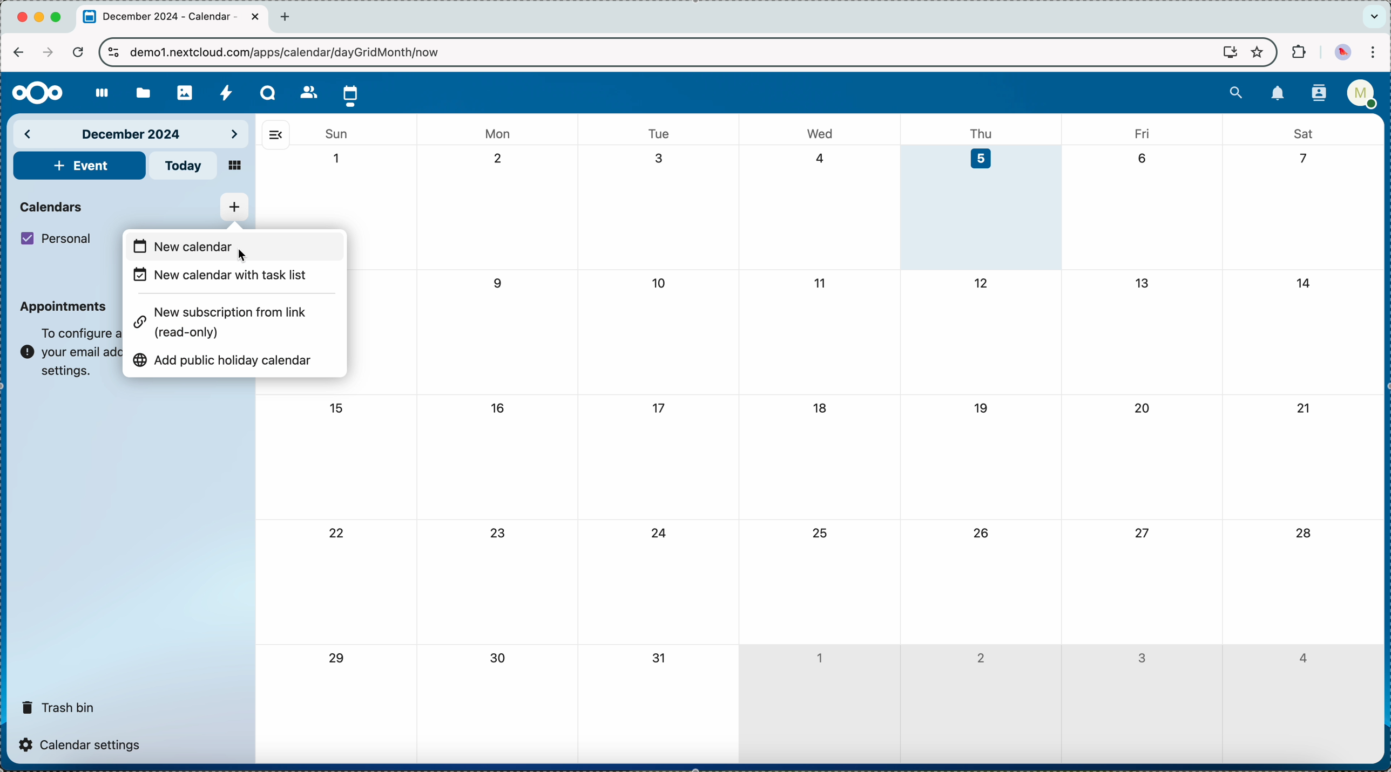 This screenshot has height=772, width=1391. Describe the element at coordinates (1377, 53) in the screenshot. I see `customize and control Google Chrome` at that location.